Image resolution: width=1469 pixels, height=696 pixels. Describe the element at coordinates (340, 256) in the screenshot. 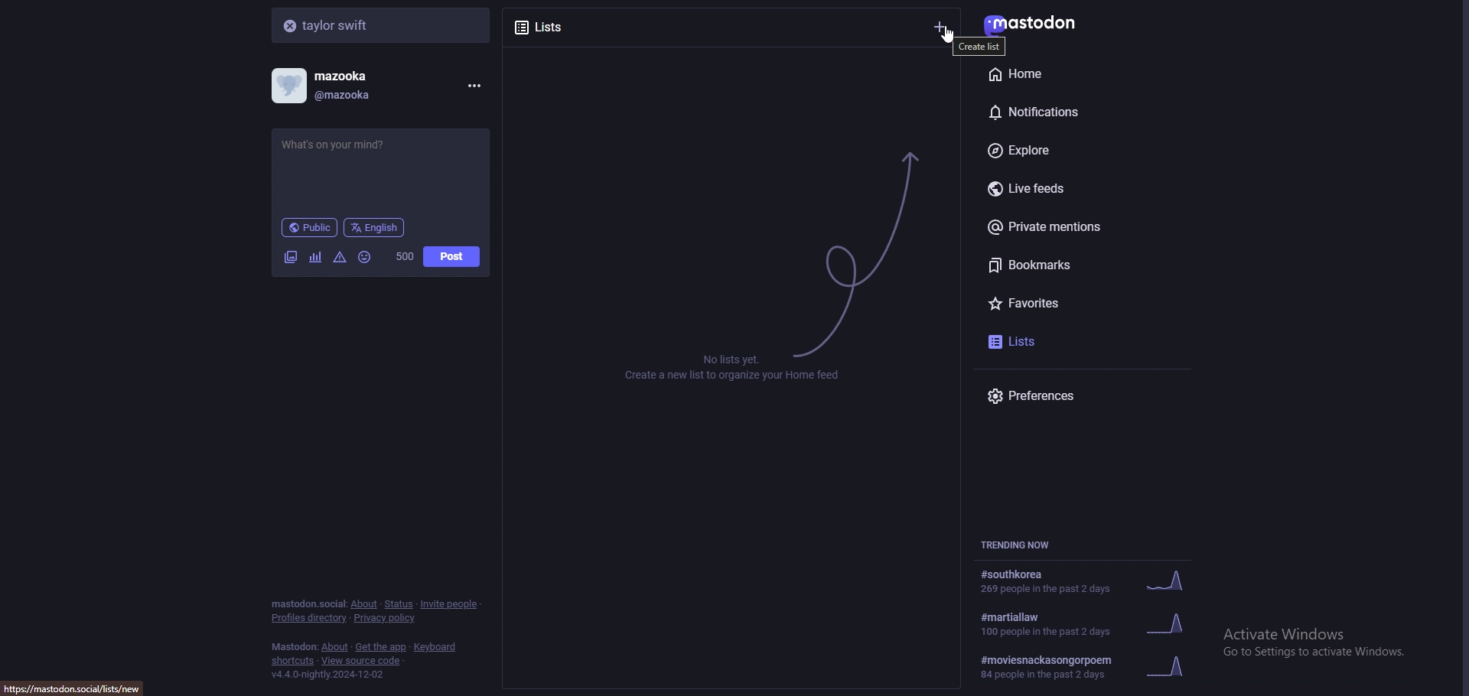

I see `warning` at that location.